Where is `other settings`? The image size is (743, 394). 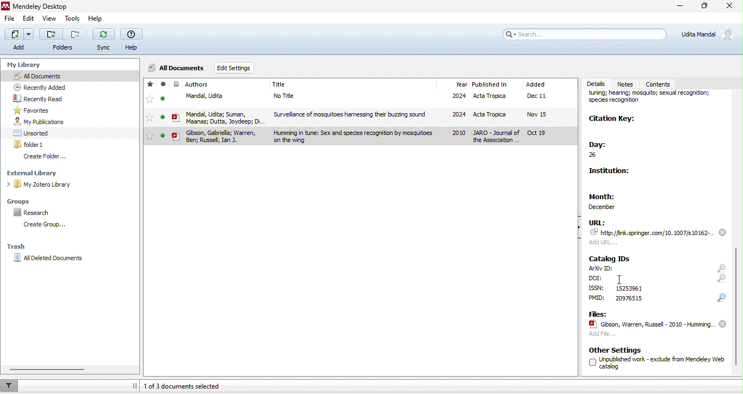 other settings is located at coordinates (616, 350).